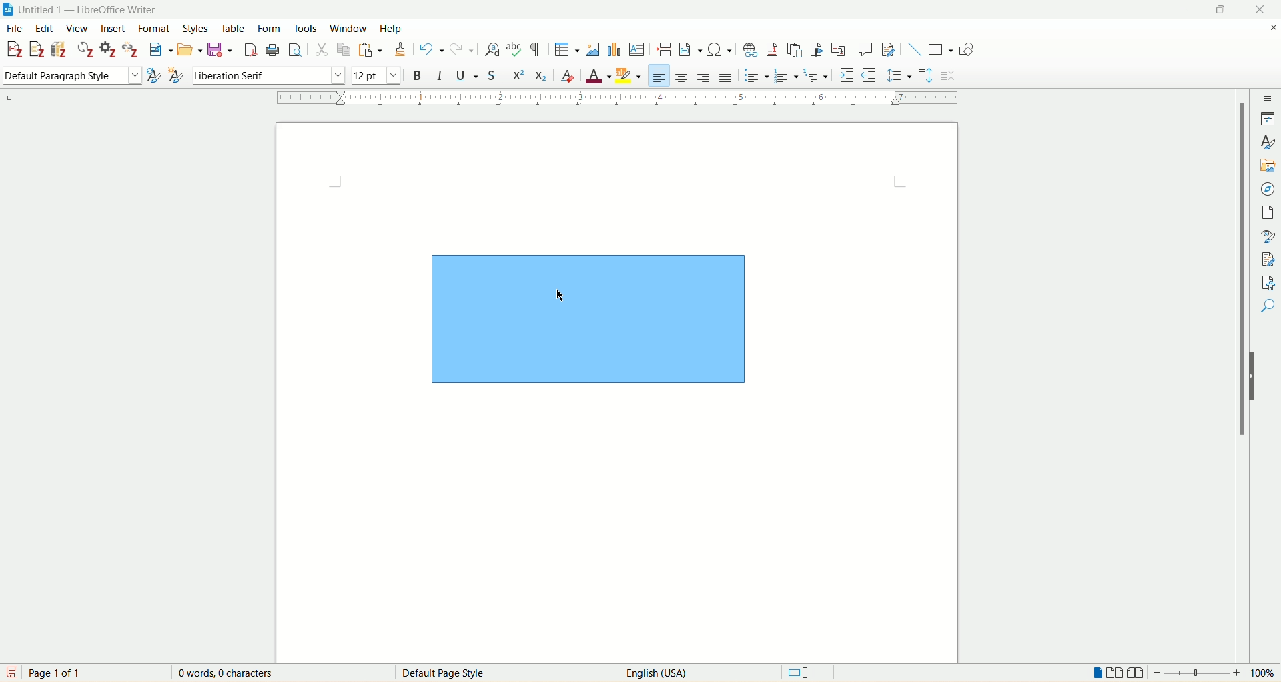 The image size is (1281, 682). What do you see at coordinates (1260, 9) in the screenshot?
I see `close` at bounding box center [1260, 9].